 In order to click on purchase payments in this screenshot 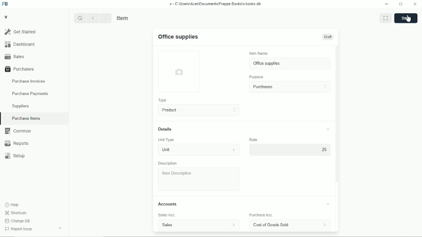, I will do `click(30, 94)`.